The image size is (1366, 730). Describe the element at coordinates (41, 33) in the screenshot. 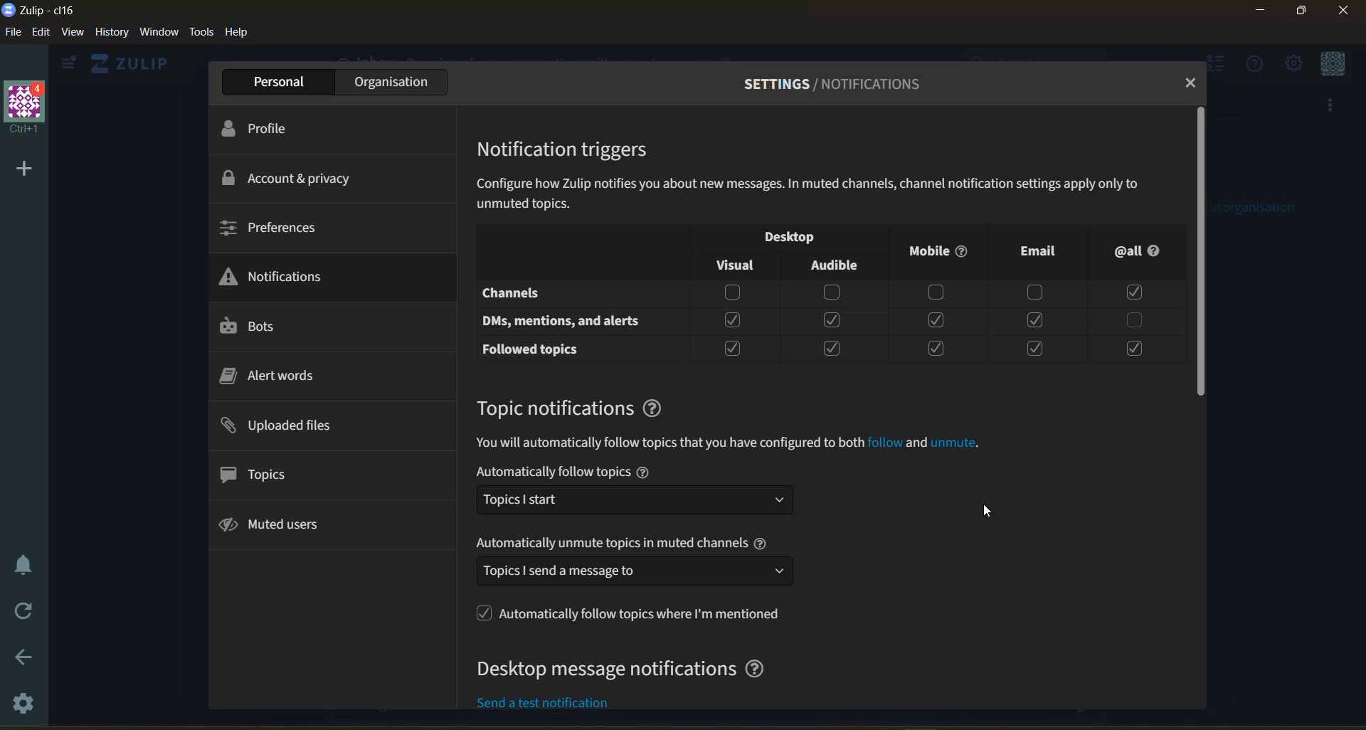

I see `edit` at that location.